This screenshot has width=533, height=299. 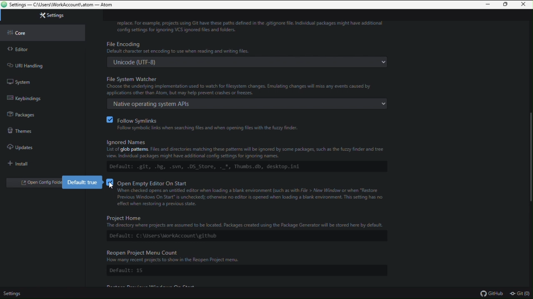 What do you see at coordinates (27, 113) in the screenshot?
I see `Packages` at bounding box center [27, 113].